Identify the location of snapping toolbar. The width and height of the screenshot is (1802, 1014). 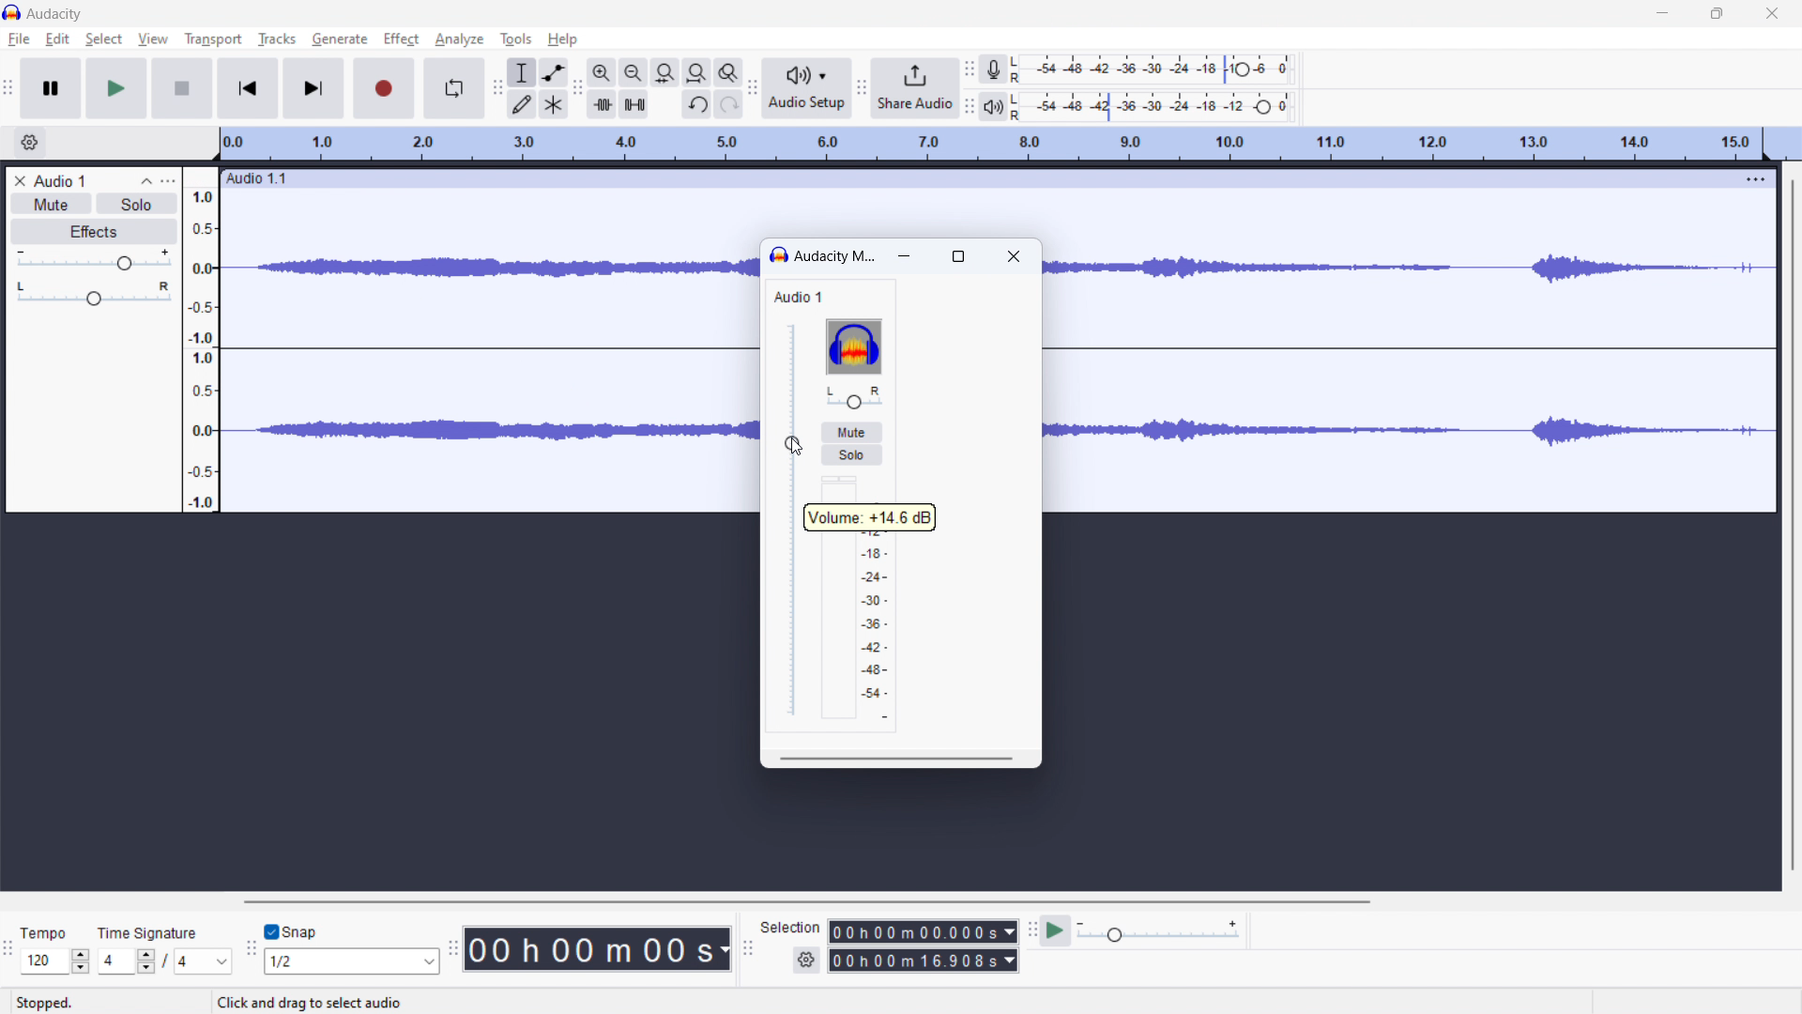
(251, 946).